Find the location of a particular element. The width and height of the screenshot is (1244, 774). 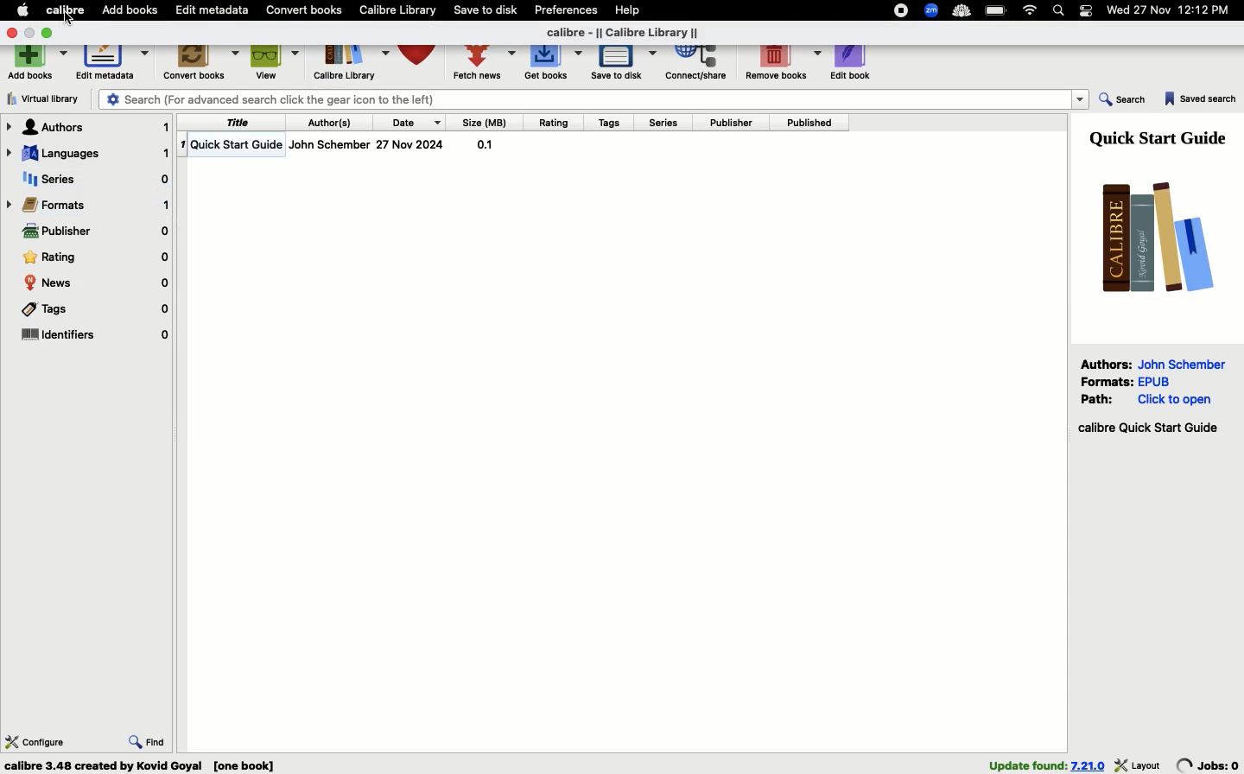

Edit book is located at coordinates (858, 63).